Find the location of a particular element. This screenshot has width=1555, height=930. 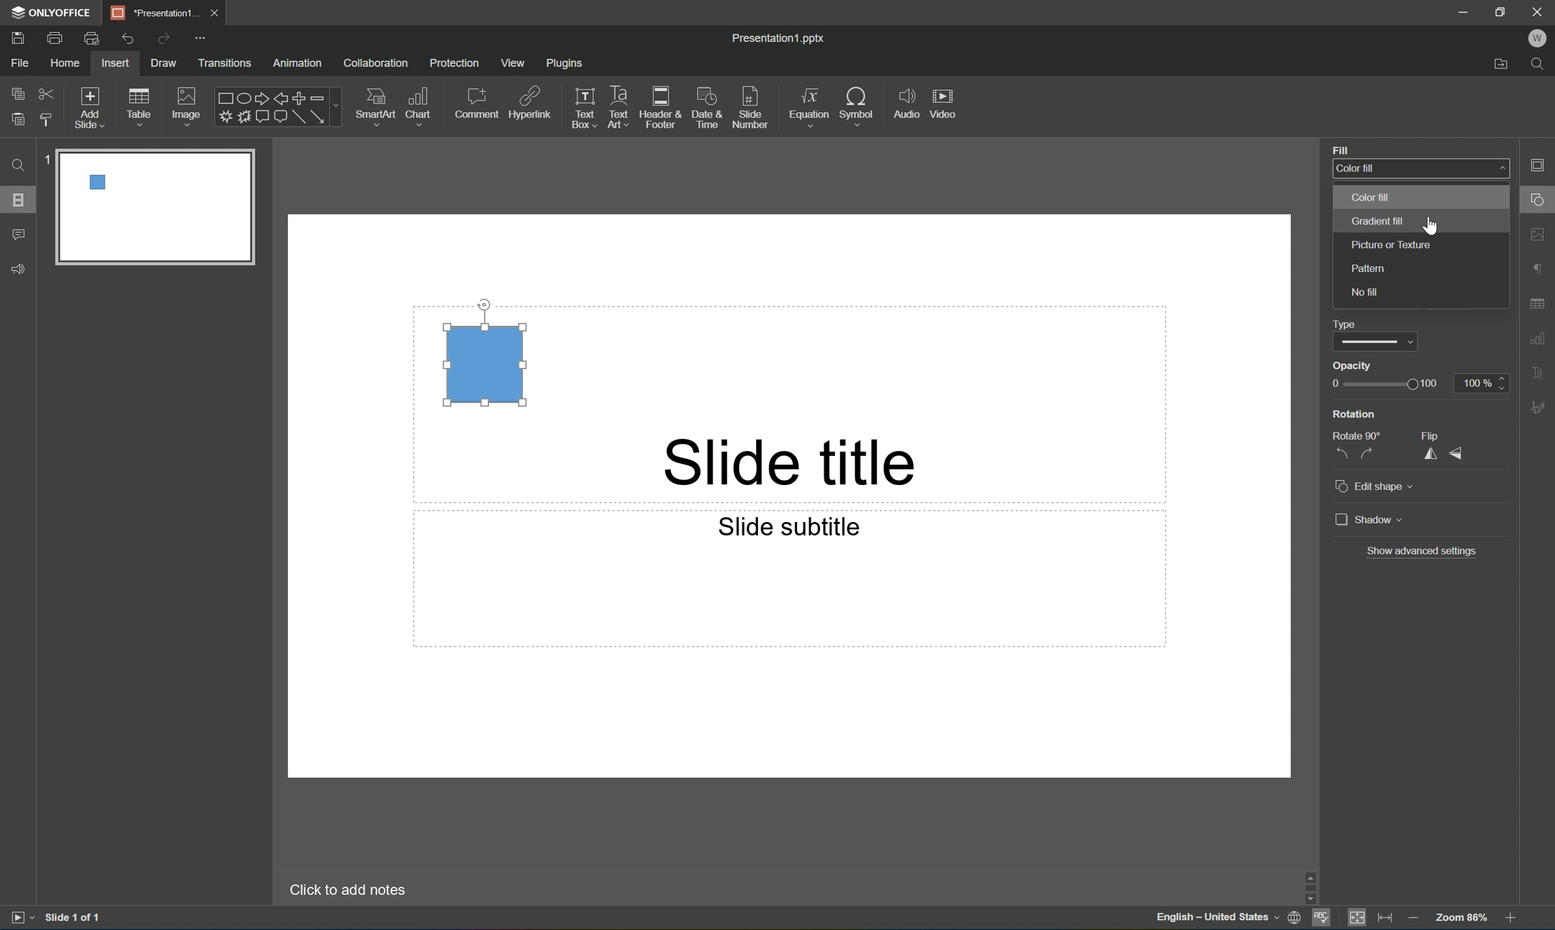

Text Box is located at coordinates (584, 108).